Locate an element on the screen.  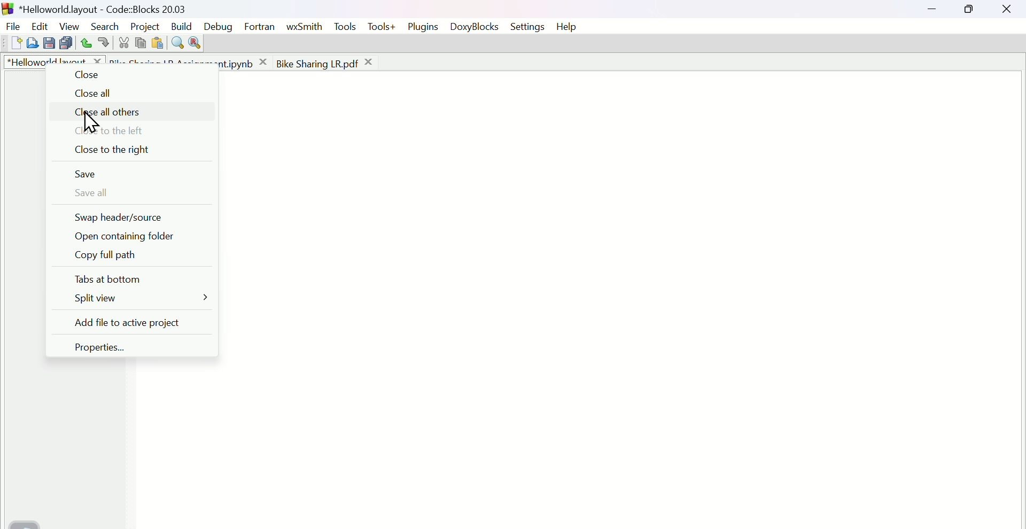
Search in the  file is located at coordinates (32, 42).